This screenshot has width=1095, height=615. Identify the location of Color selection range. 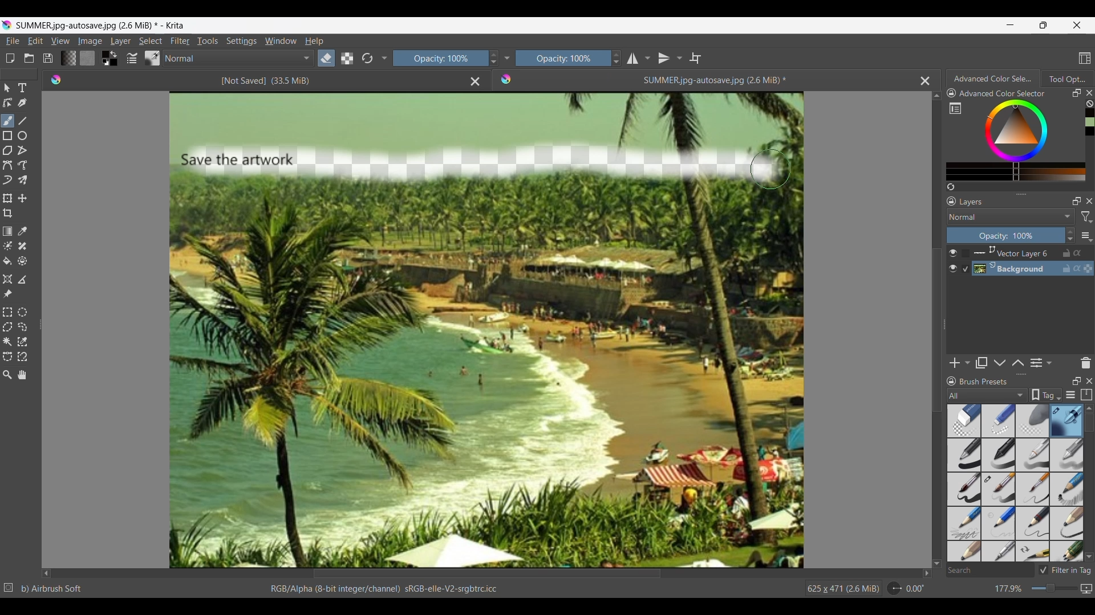
(1024, 140).